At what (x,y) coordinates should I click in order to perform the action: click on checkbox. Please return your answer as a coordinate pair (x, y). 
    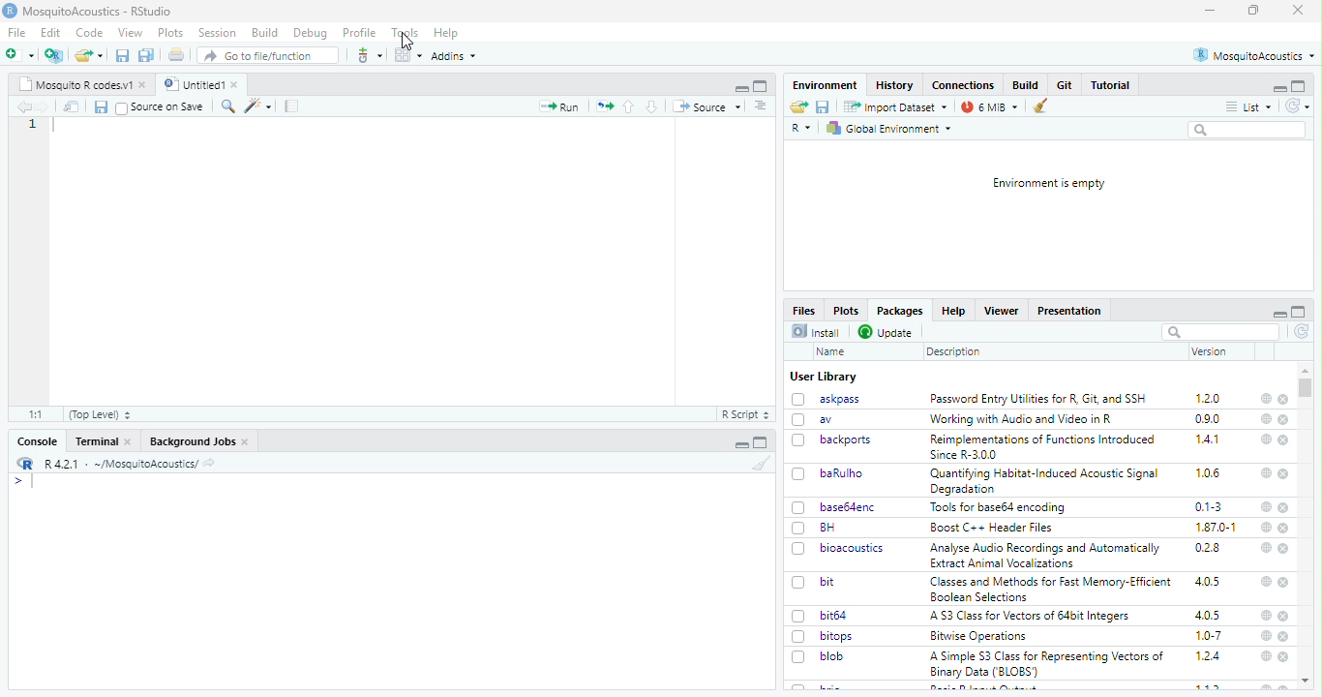
    Looking at the image, I should click on (799, 474).